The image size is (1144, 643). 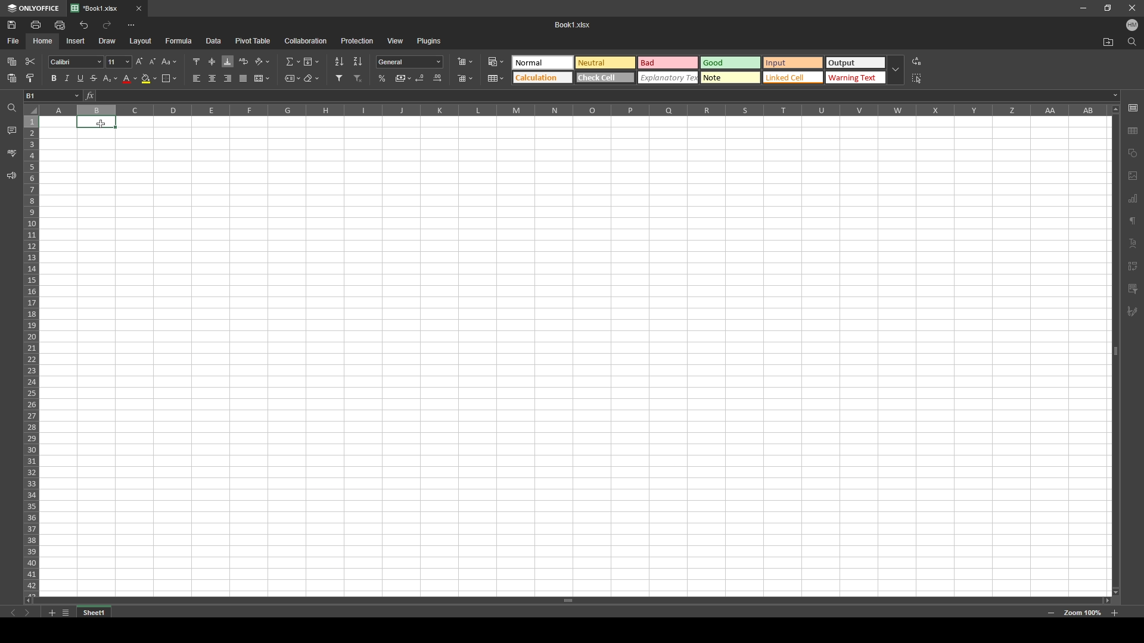 I want to click on tab, so click(x=99, y=611).